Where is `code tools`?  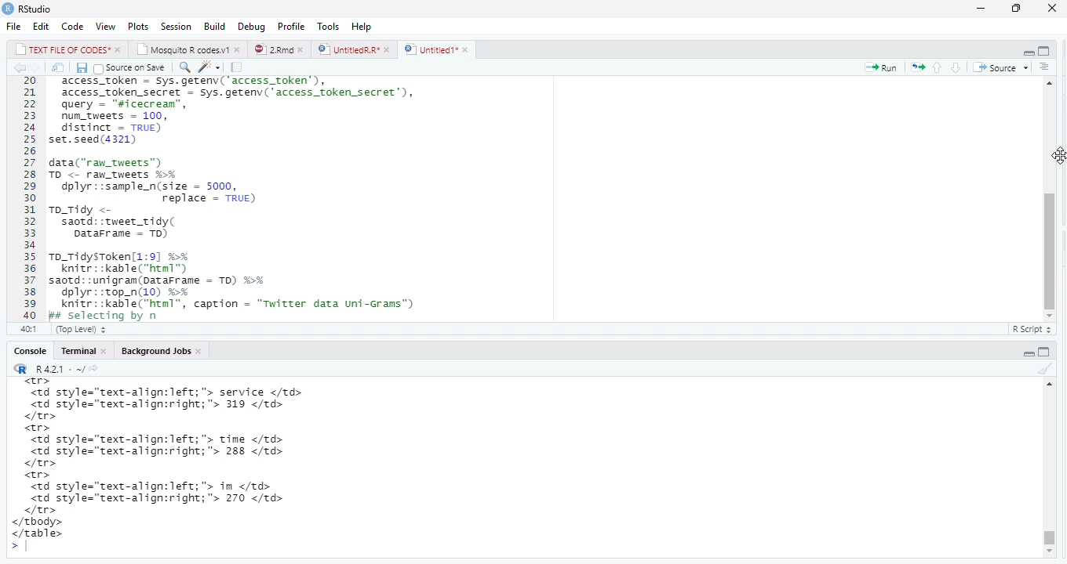 code tools is located at coordinates (213, 67).